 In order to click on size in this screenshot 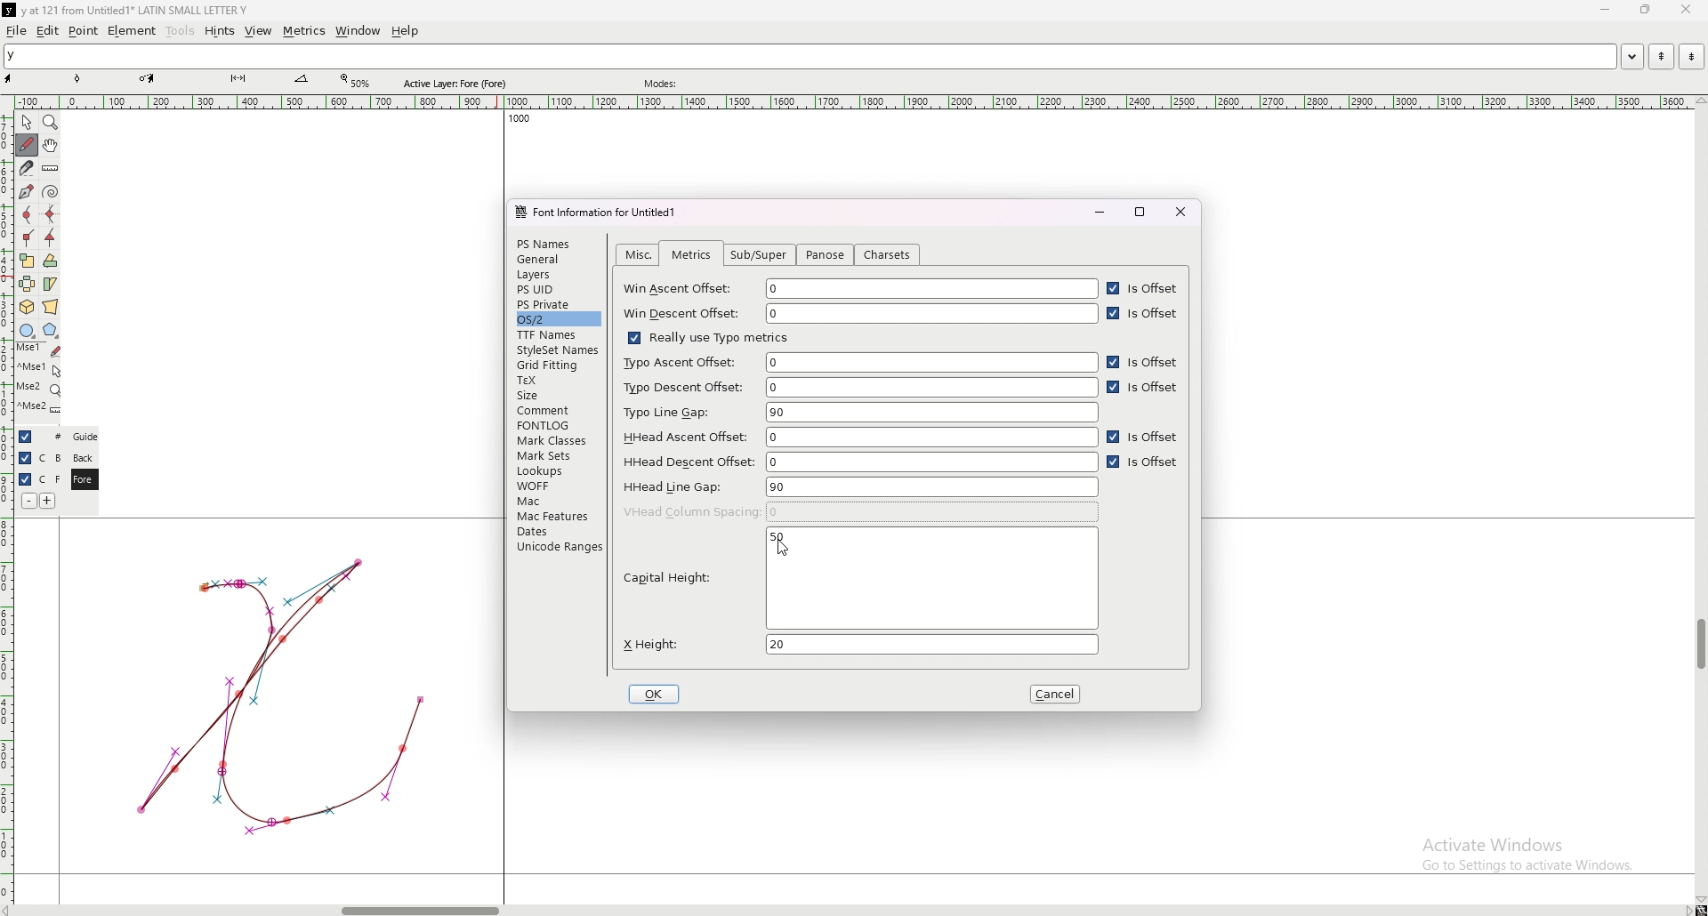, I will do `click(558, 395)`.